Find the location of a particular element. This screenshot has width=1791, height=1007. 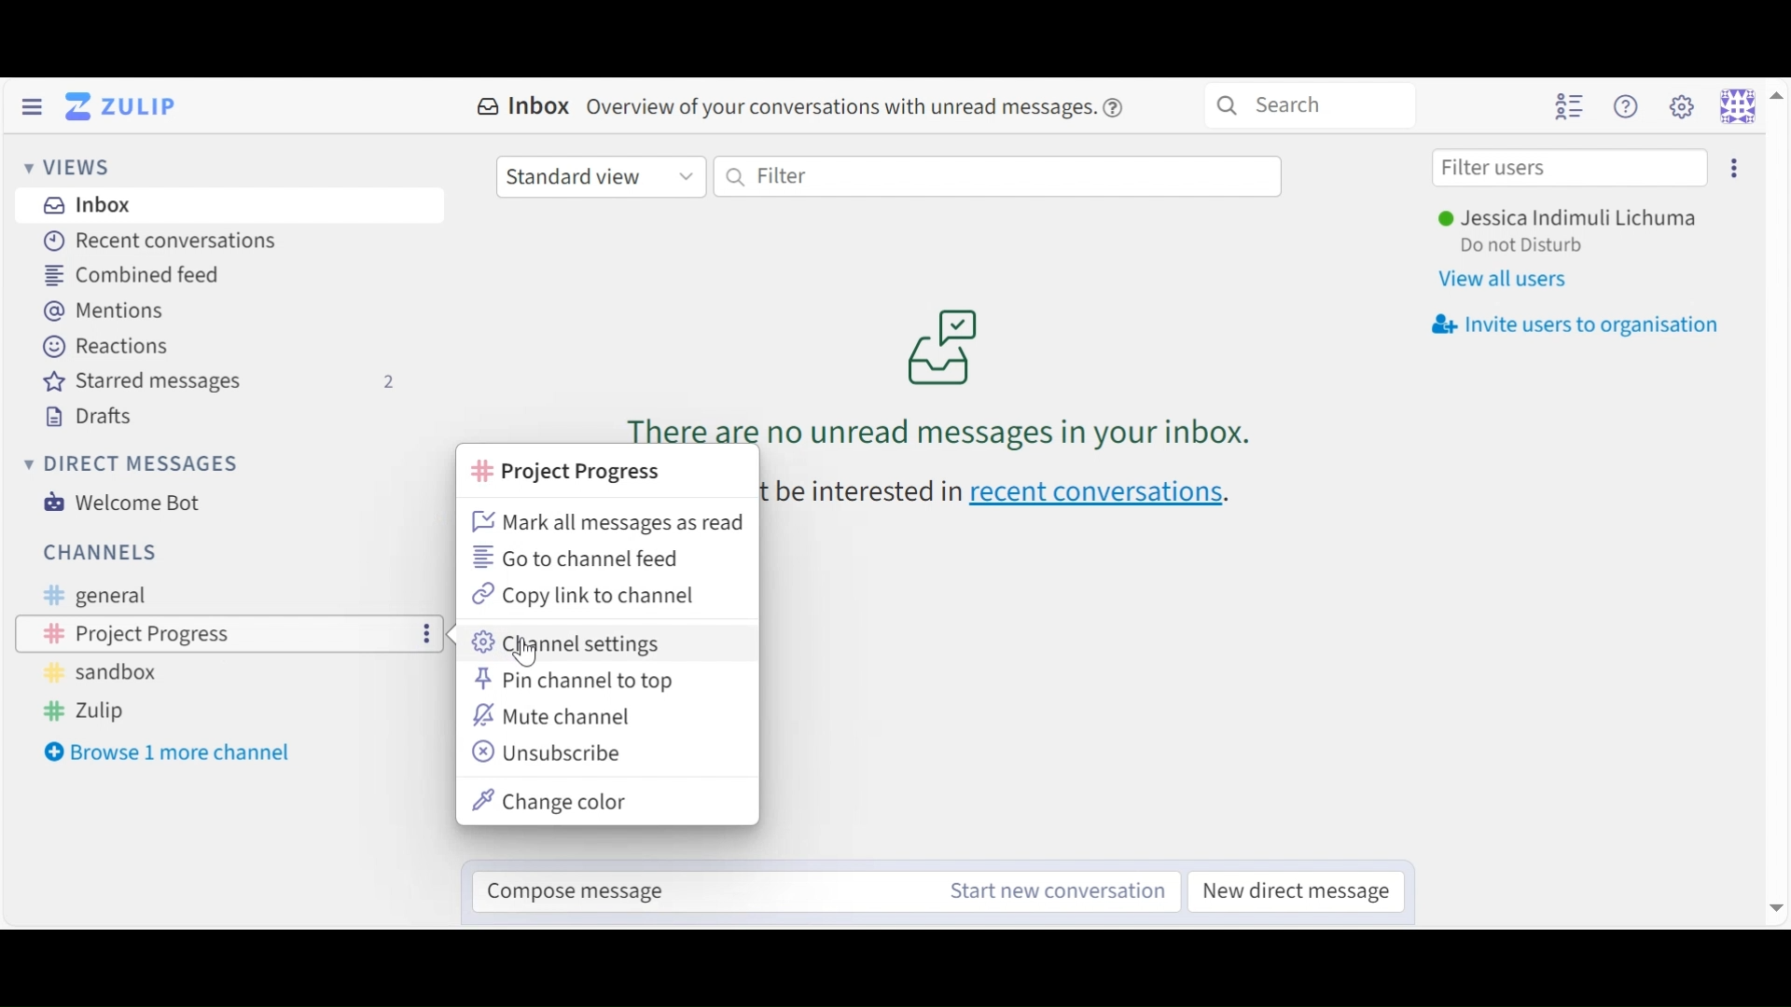

Compose message is located at coordinates (703, 888).